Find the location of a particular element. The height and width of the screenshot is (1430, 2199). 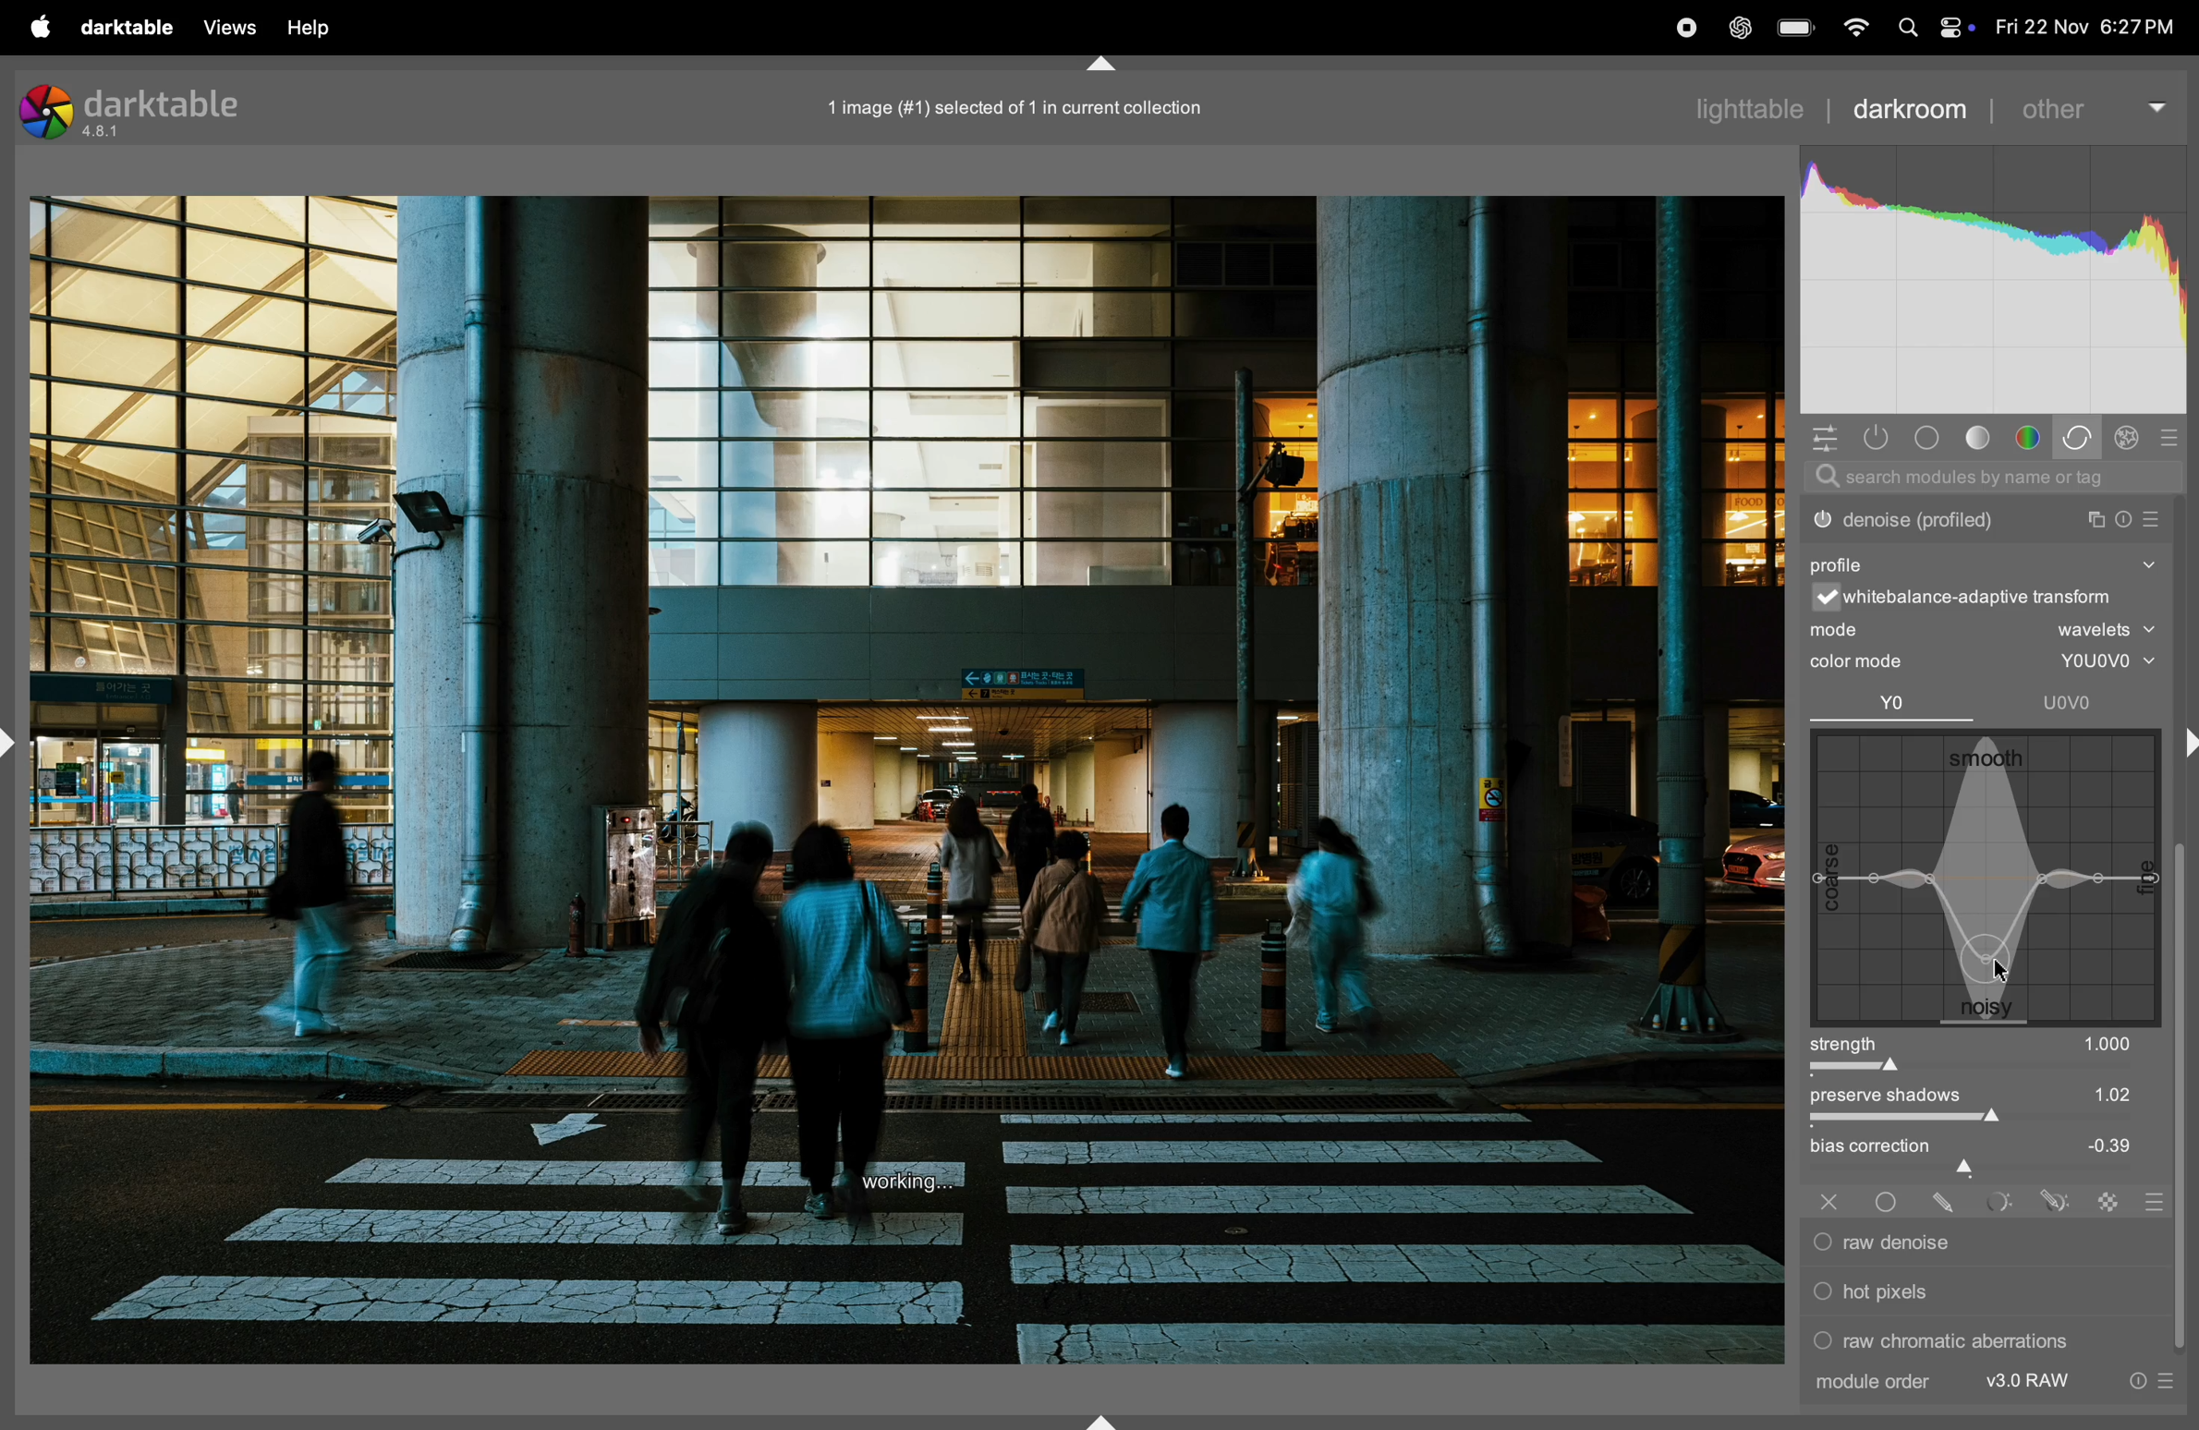

apple widgets is located at coordinates (1955, 29).